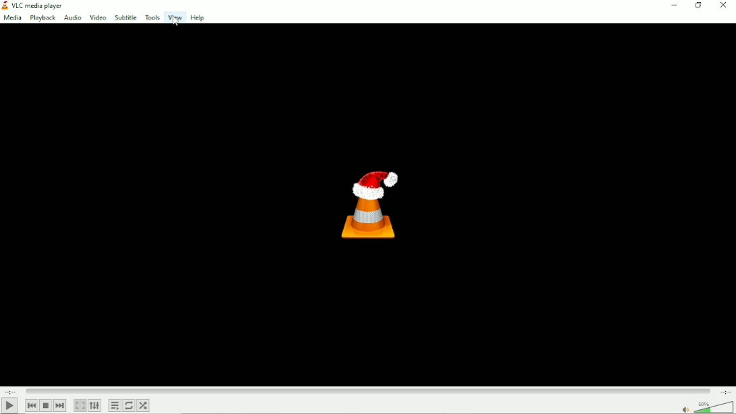 Image resolution: width=736 pixels, height=414 pixels. What do you see at coordinates (125, 16) in the screenshot?
I see `Subtitle` at bounding box center [125, 16].